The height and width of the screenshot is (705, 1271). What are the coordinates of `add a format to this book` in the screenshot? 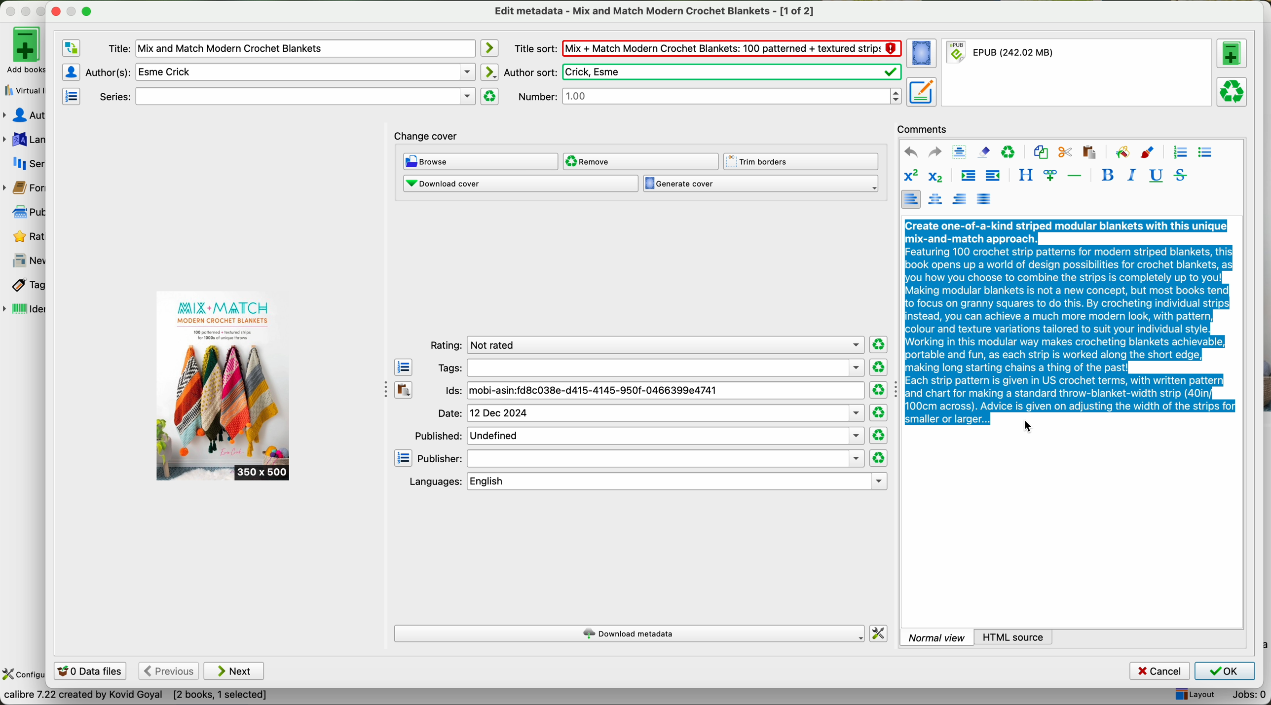 It's located at (1232, 53).